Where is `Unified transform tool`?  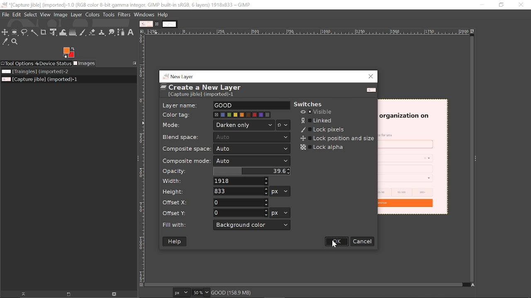
Unified transform tool is located at coordinates (53, 32).